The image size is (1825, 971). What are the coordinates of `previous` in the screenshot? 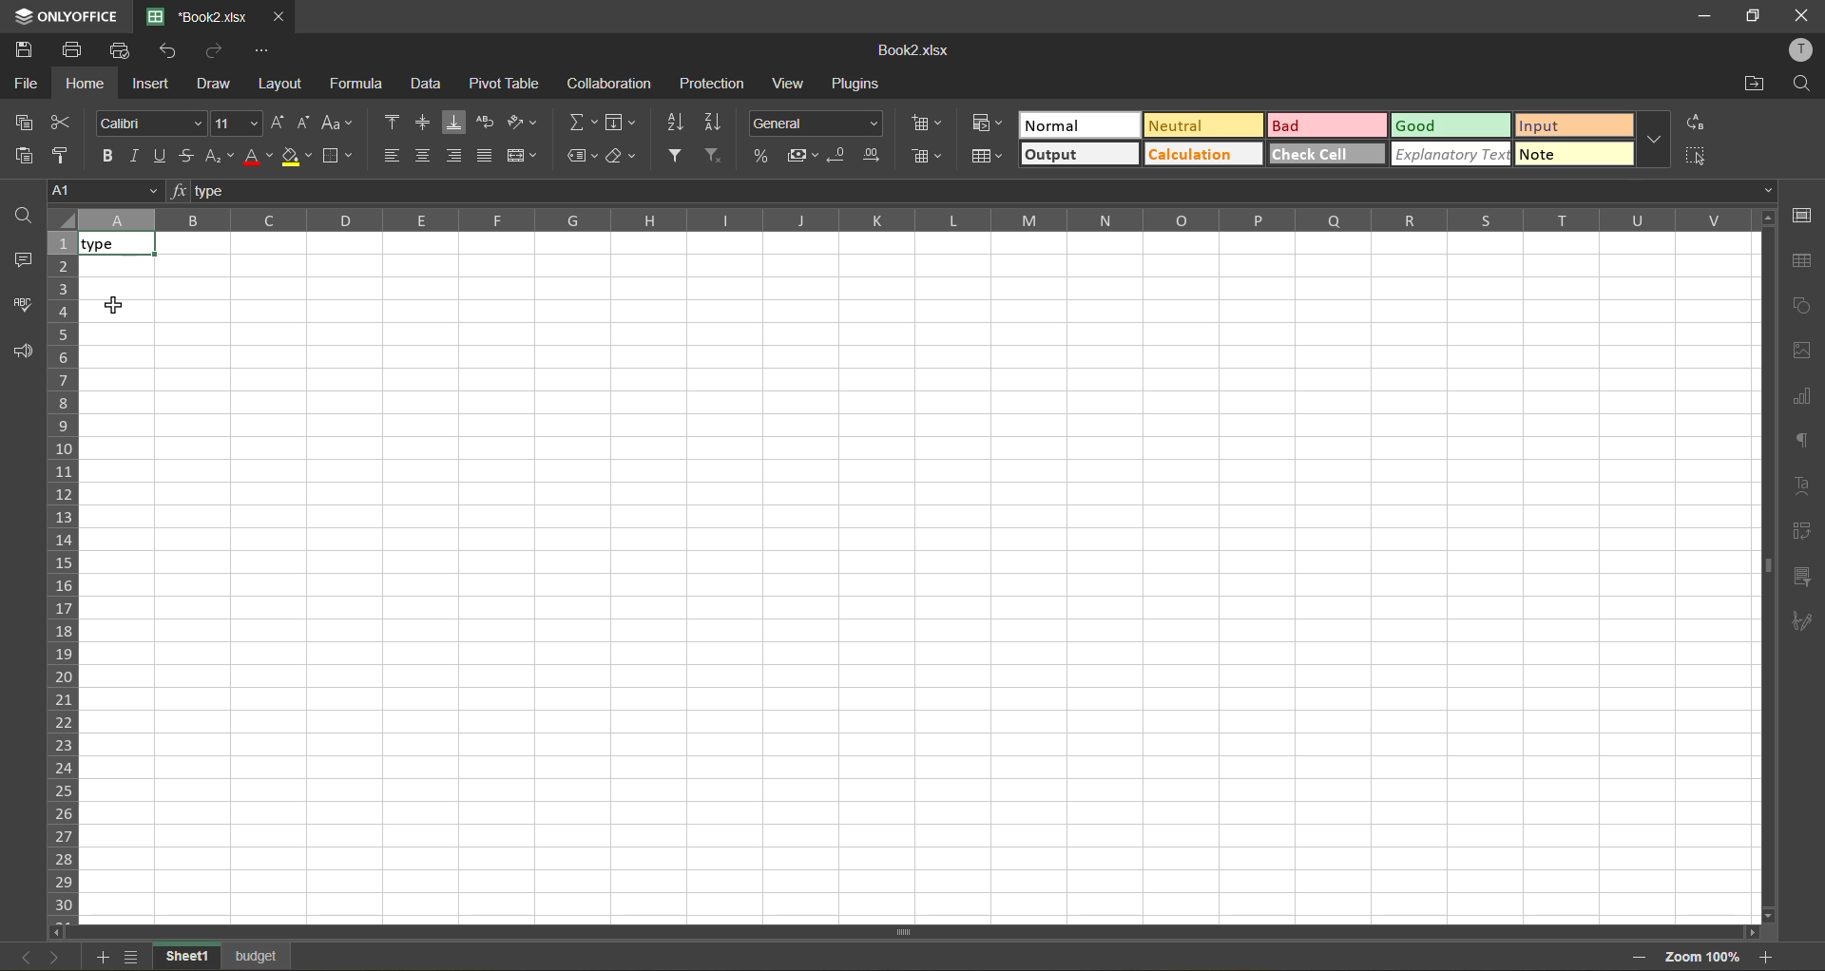 It's located at (16, 954).